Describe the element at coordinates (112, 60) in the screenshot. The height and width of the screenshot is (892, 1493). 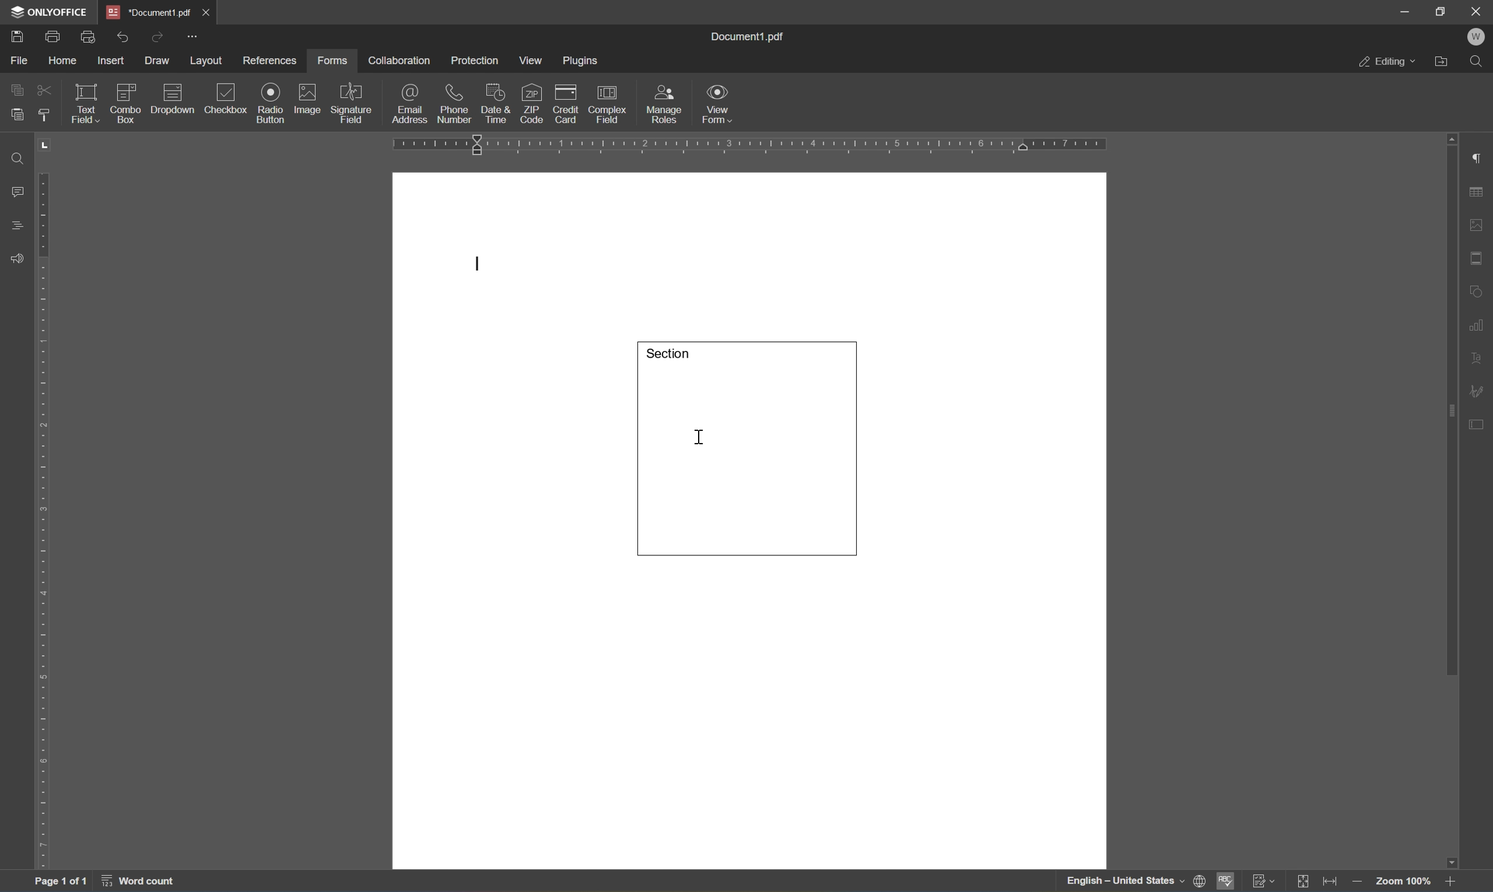
I see `insert` at that location.